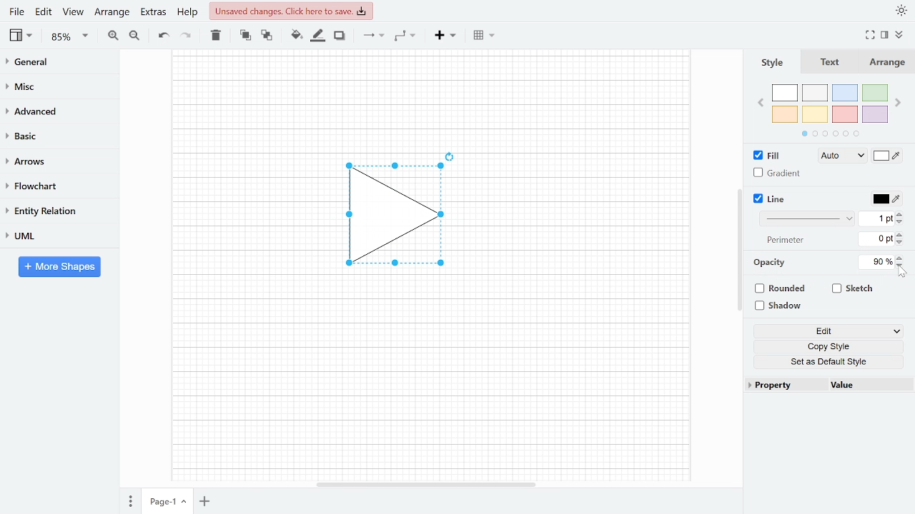 The image size is (915, 514). What do you see at coordinates (136, 35) in the screenshot?
I see `Zoom out` at bounding box center [136, 35].